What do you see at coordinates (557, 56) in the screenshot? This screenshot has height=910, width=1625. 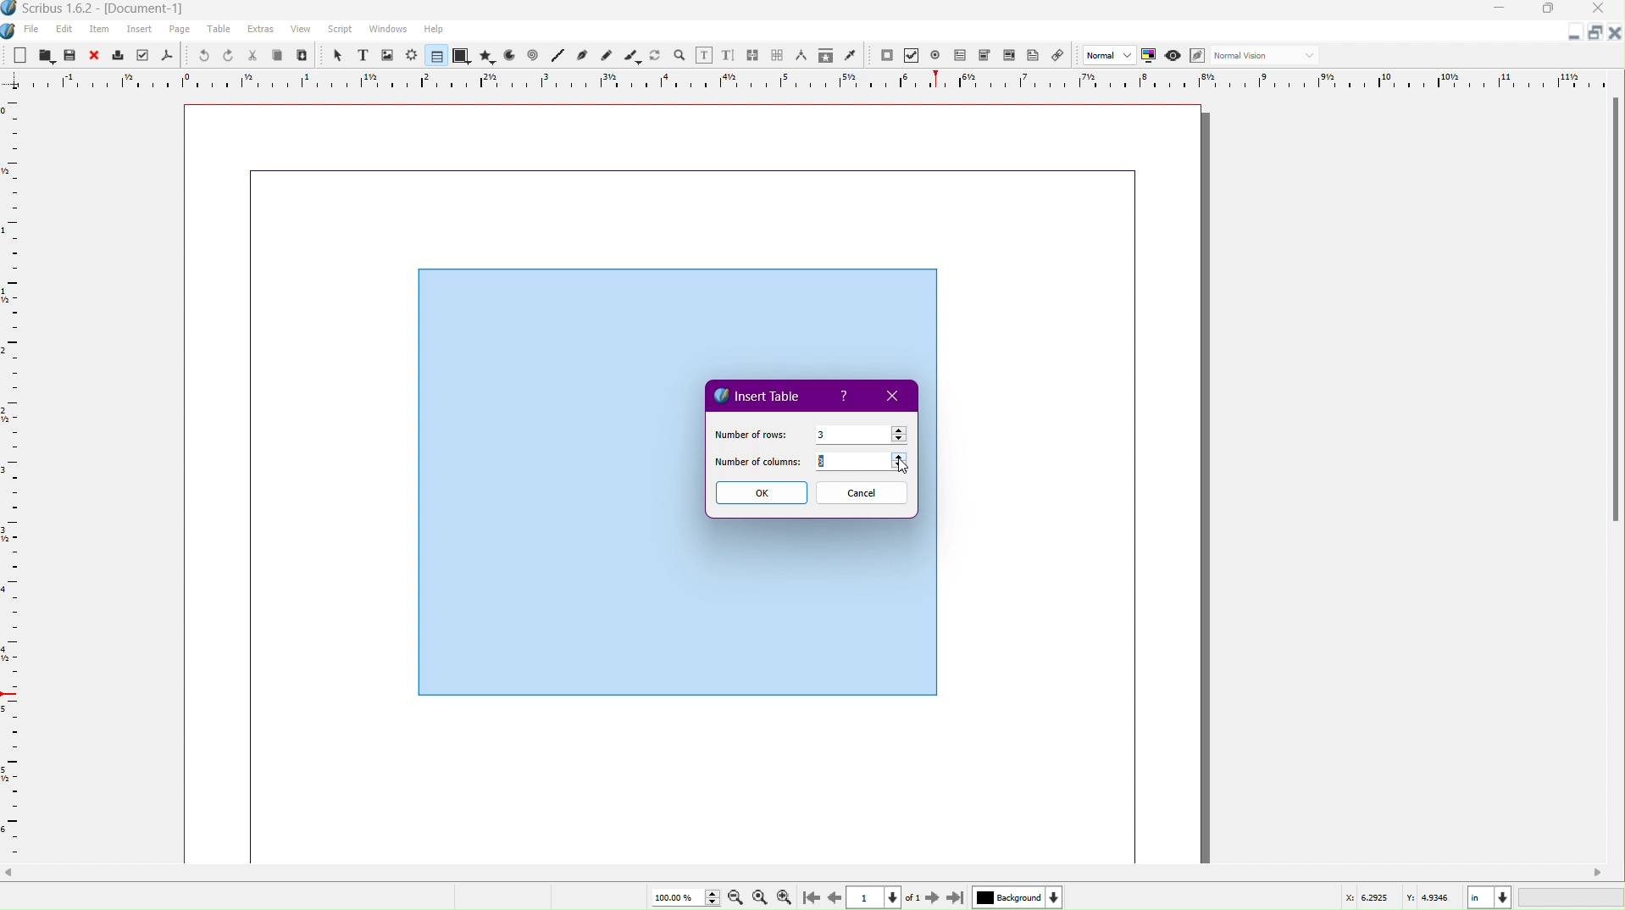 I see `Line` at bounding box center [557, 56].